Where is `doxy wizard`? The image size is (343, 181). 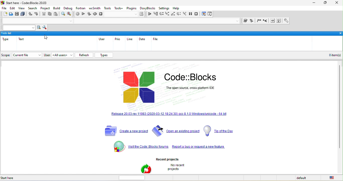 doxy wizard is located at coordinates (246, 21).